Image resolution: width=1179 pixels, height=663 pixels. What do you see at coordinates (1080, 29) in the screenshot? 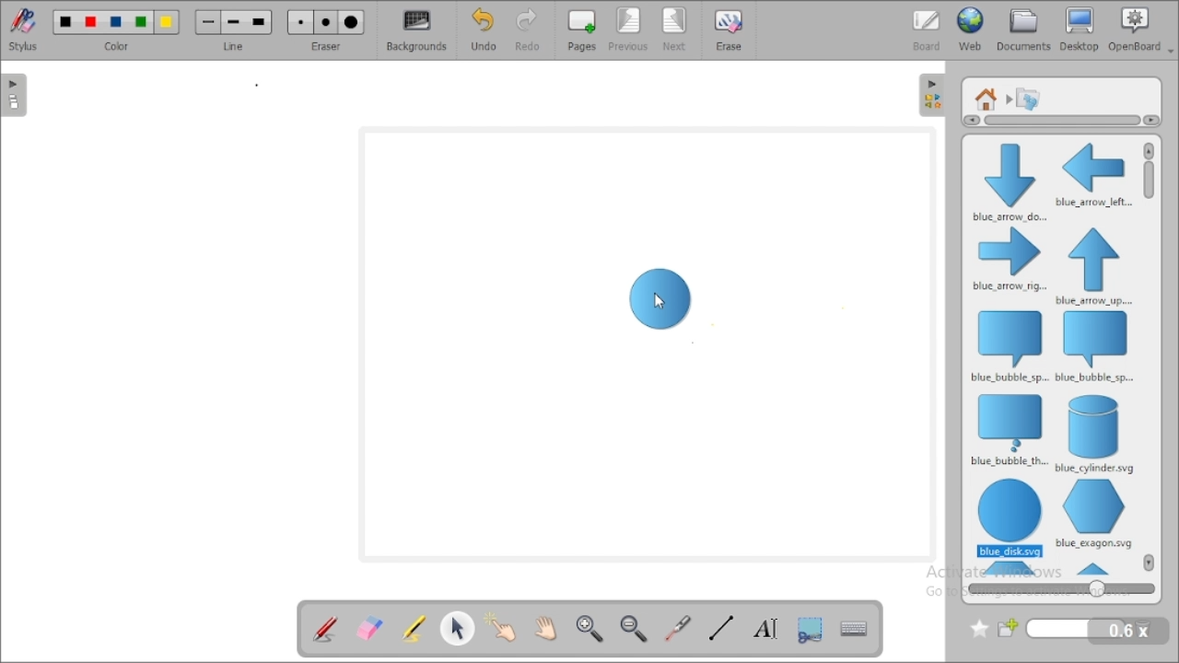
I see `desktop` at bounding box center [1080, 29].